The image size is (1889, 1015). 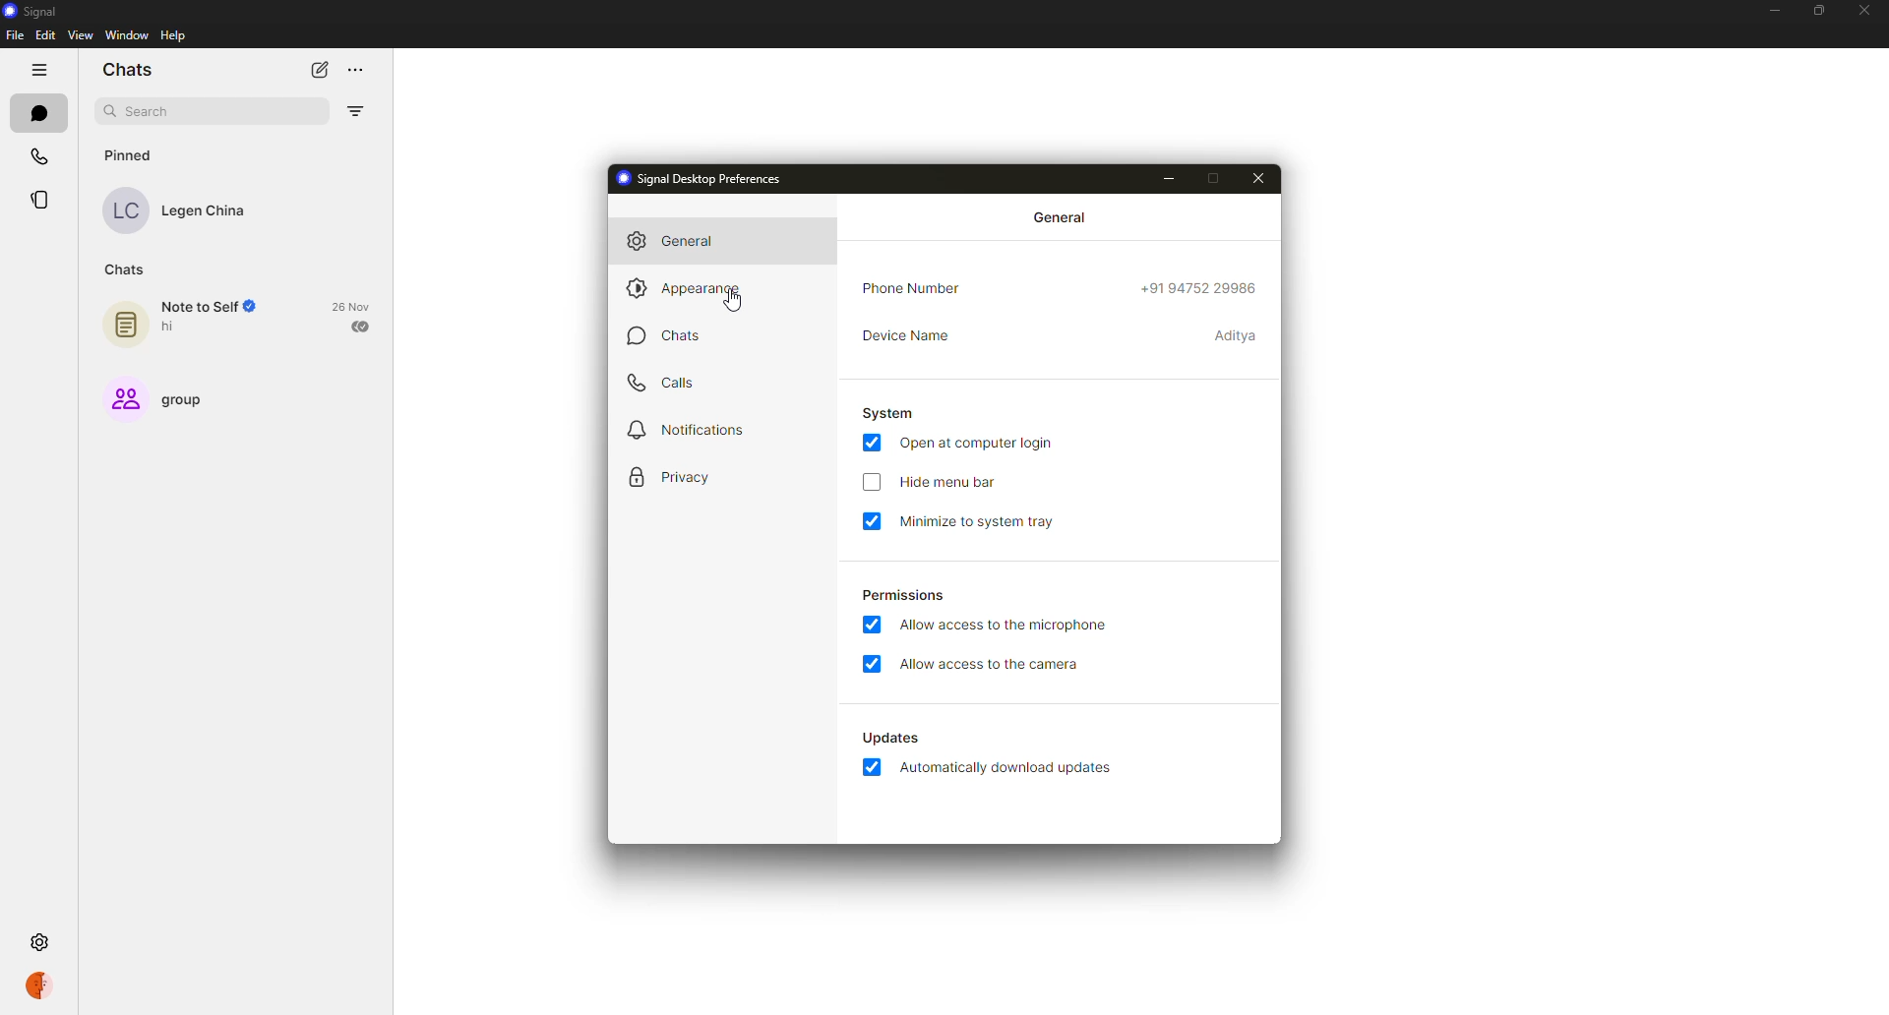 I want to click on enabled, so click(x=868, y=769).